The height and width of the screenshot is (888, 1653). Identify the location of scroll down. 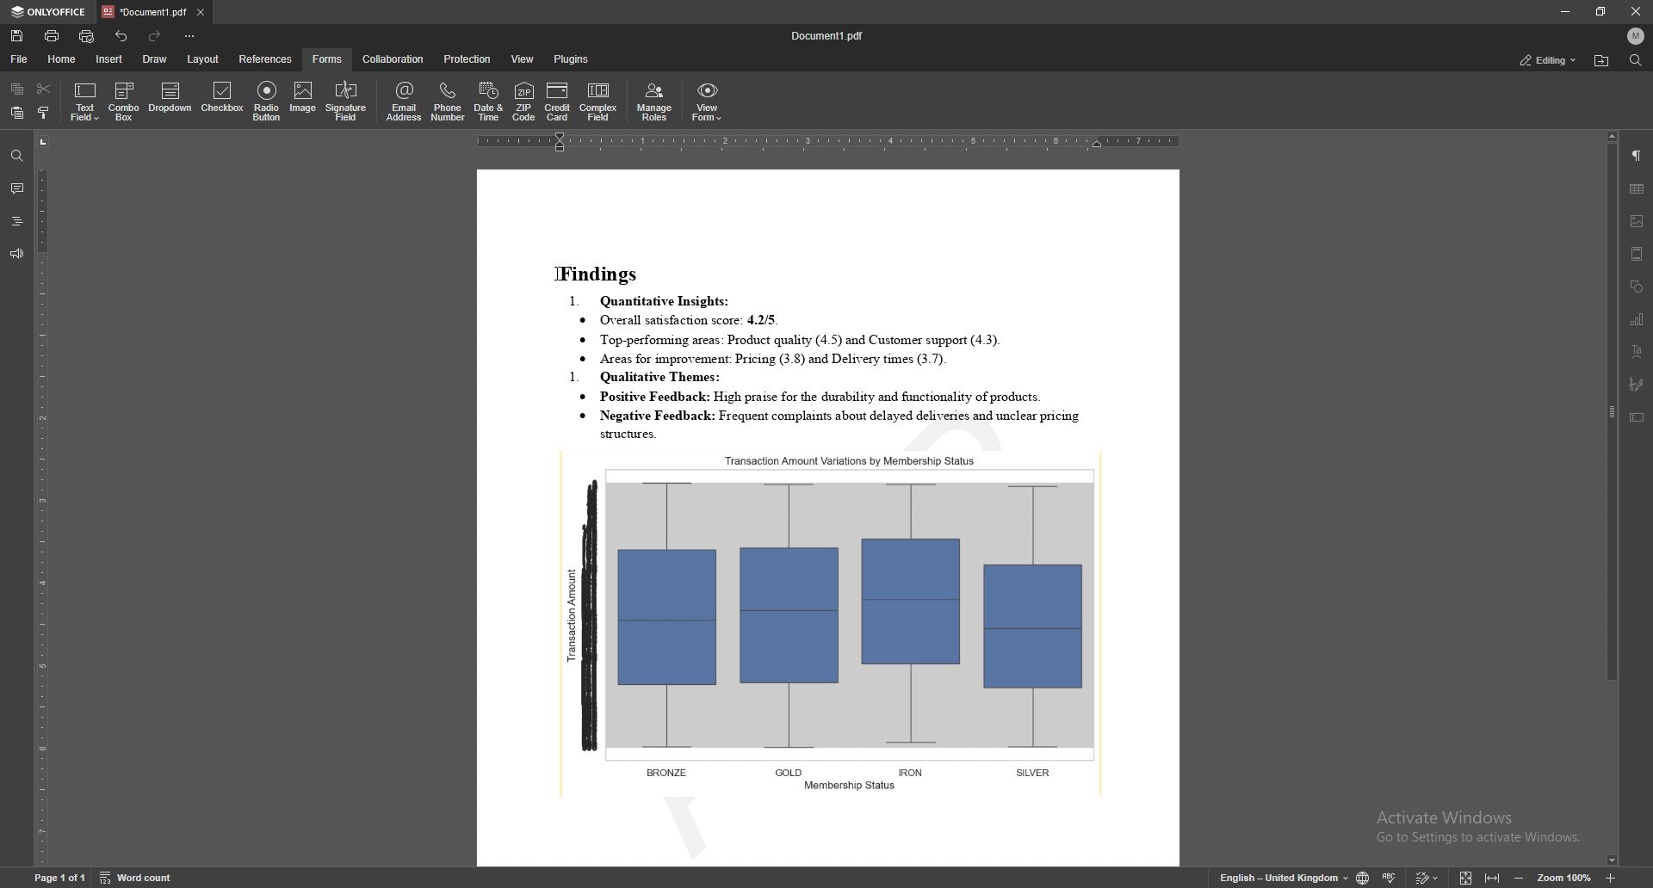
(1611, 861).